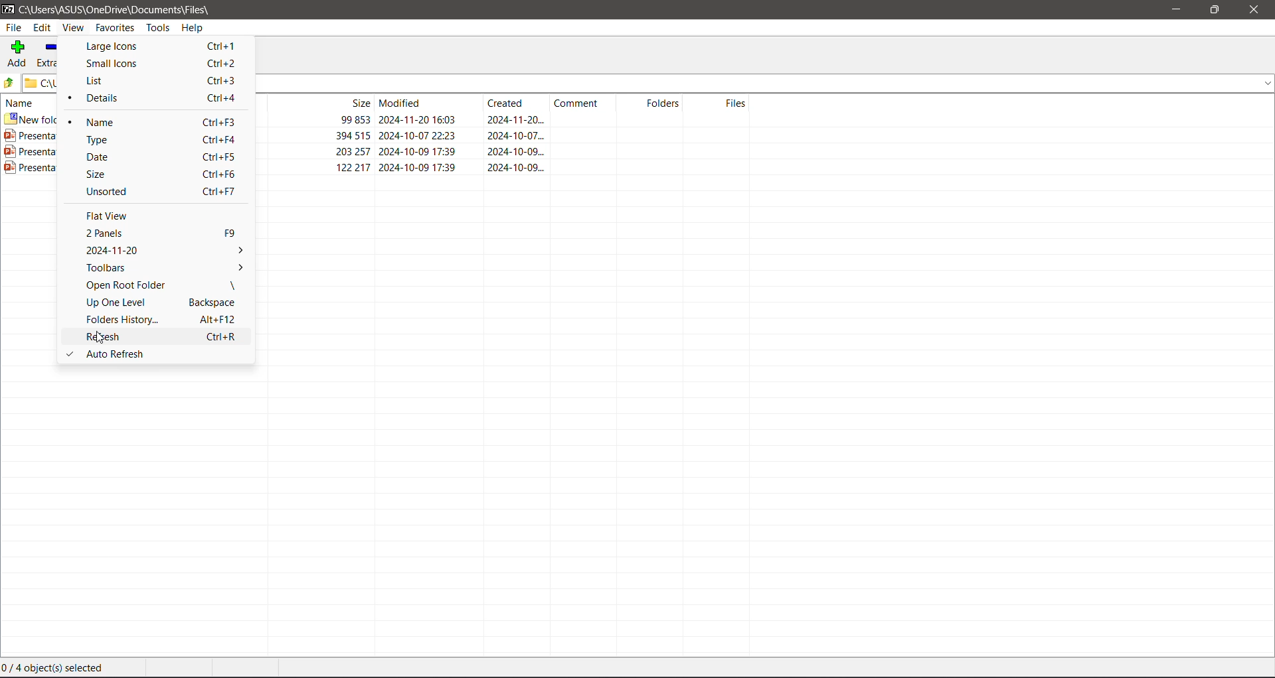 This screenshot has width=1275, height=678. What do you see at coordinates (503, 167) in the screenshot?
I see `ppt 3` at bounding box center [503, 167].